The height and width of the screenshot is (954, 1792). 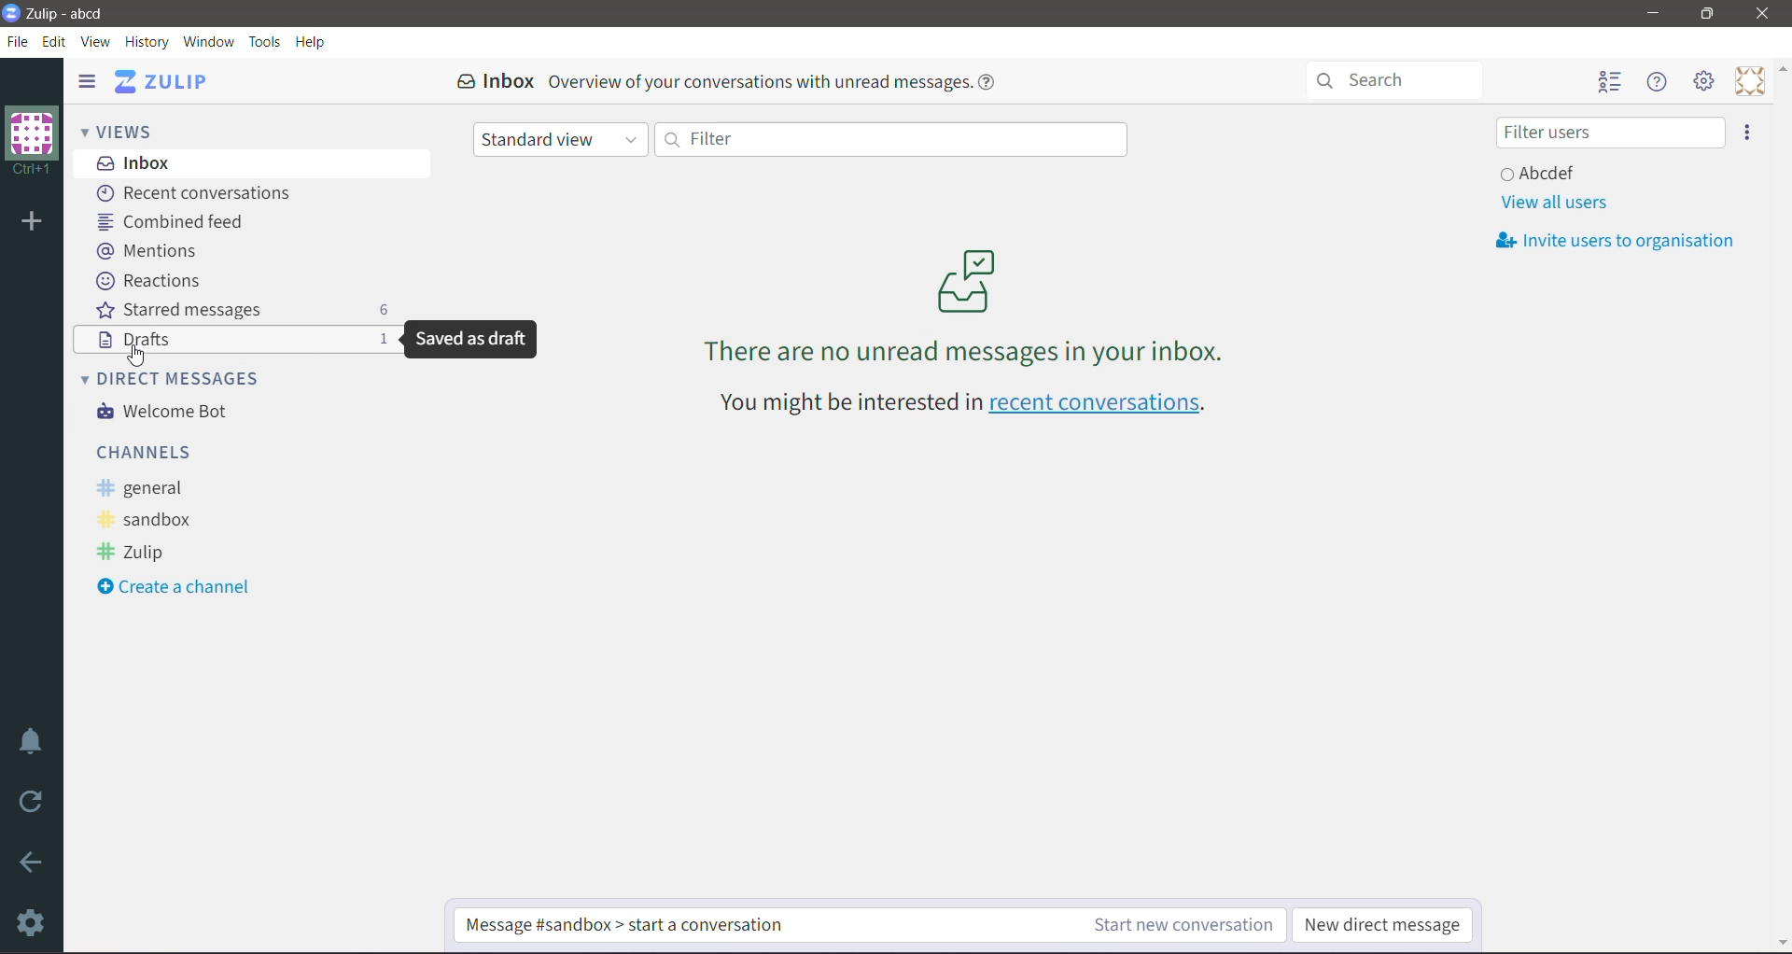 What do you see at coordinates (152, 281) in the screenshot?
I see `Reactions` at bounding box center [152, 281].